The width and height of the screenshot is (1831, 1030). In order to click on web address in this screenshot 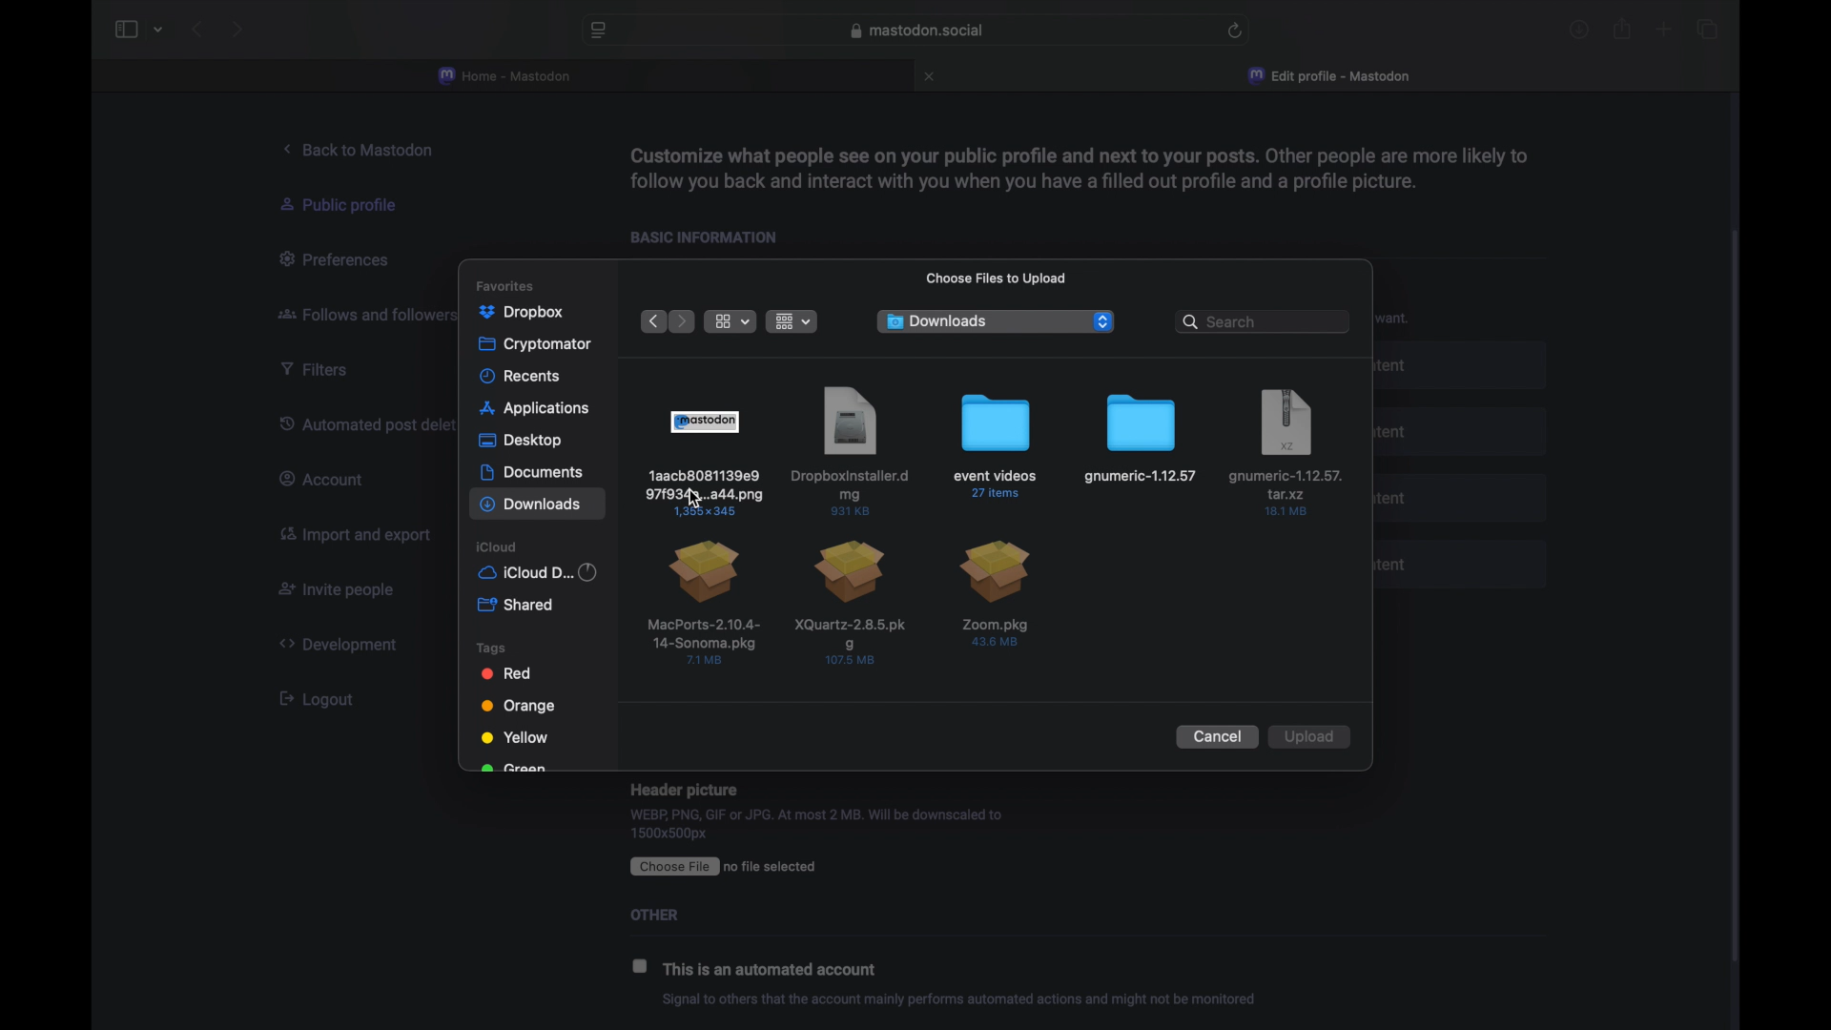, I will do `click(916, 31)`.